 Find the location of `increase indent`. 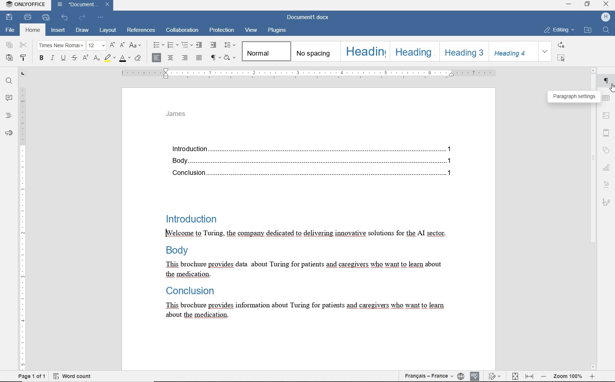

increase indent is located at coordinates (213, 45).